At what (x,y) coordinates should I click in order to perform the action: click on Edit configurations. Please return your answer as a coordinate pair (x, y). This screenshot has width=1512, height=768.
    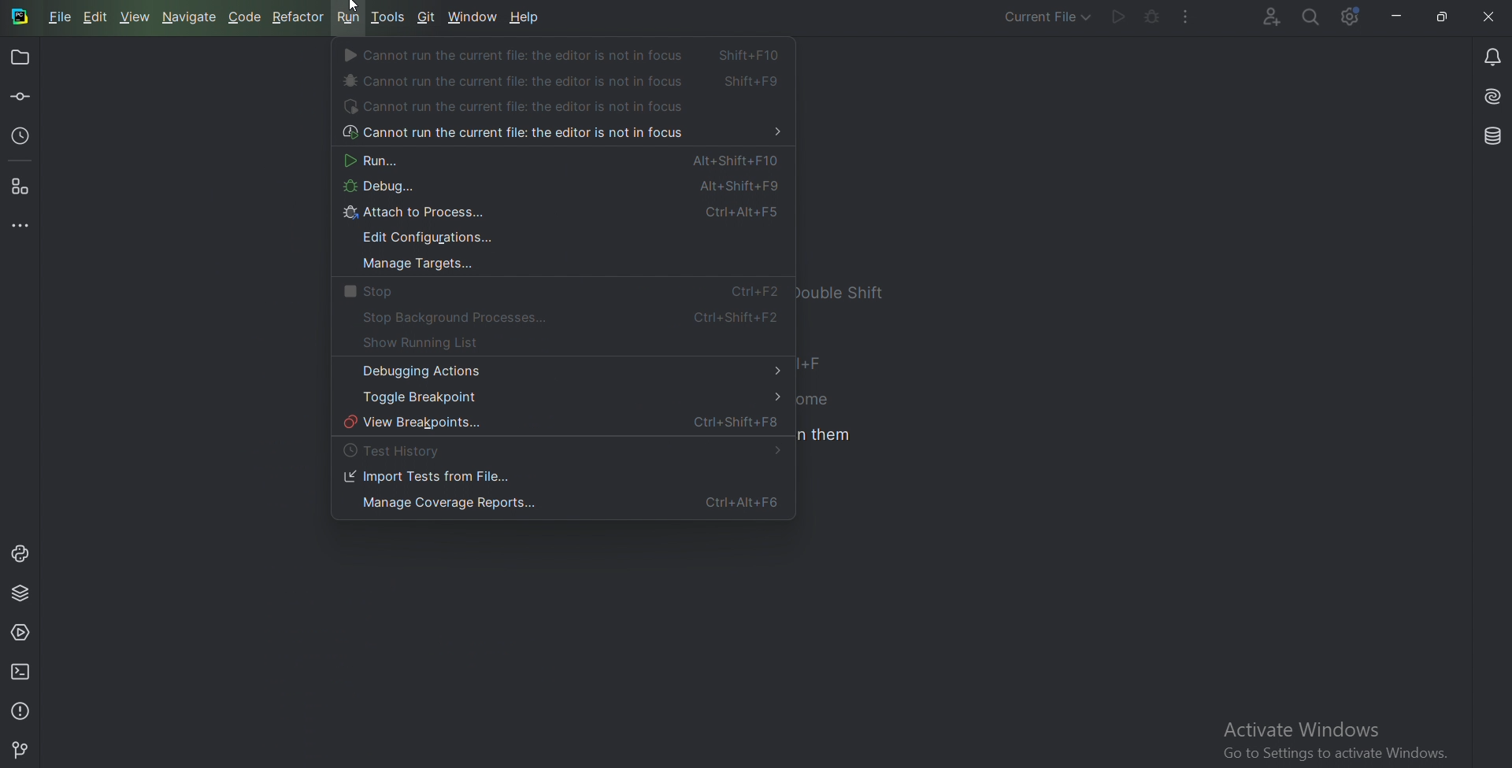
    Looking at the image, I should click on (432, 238).